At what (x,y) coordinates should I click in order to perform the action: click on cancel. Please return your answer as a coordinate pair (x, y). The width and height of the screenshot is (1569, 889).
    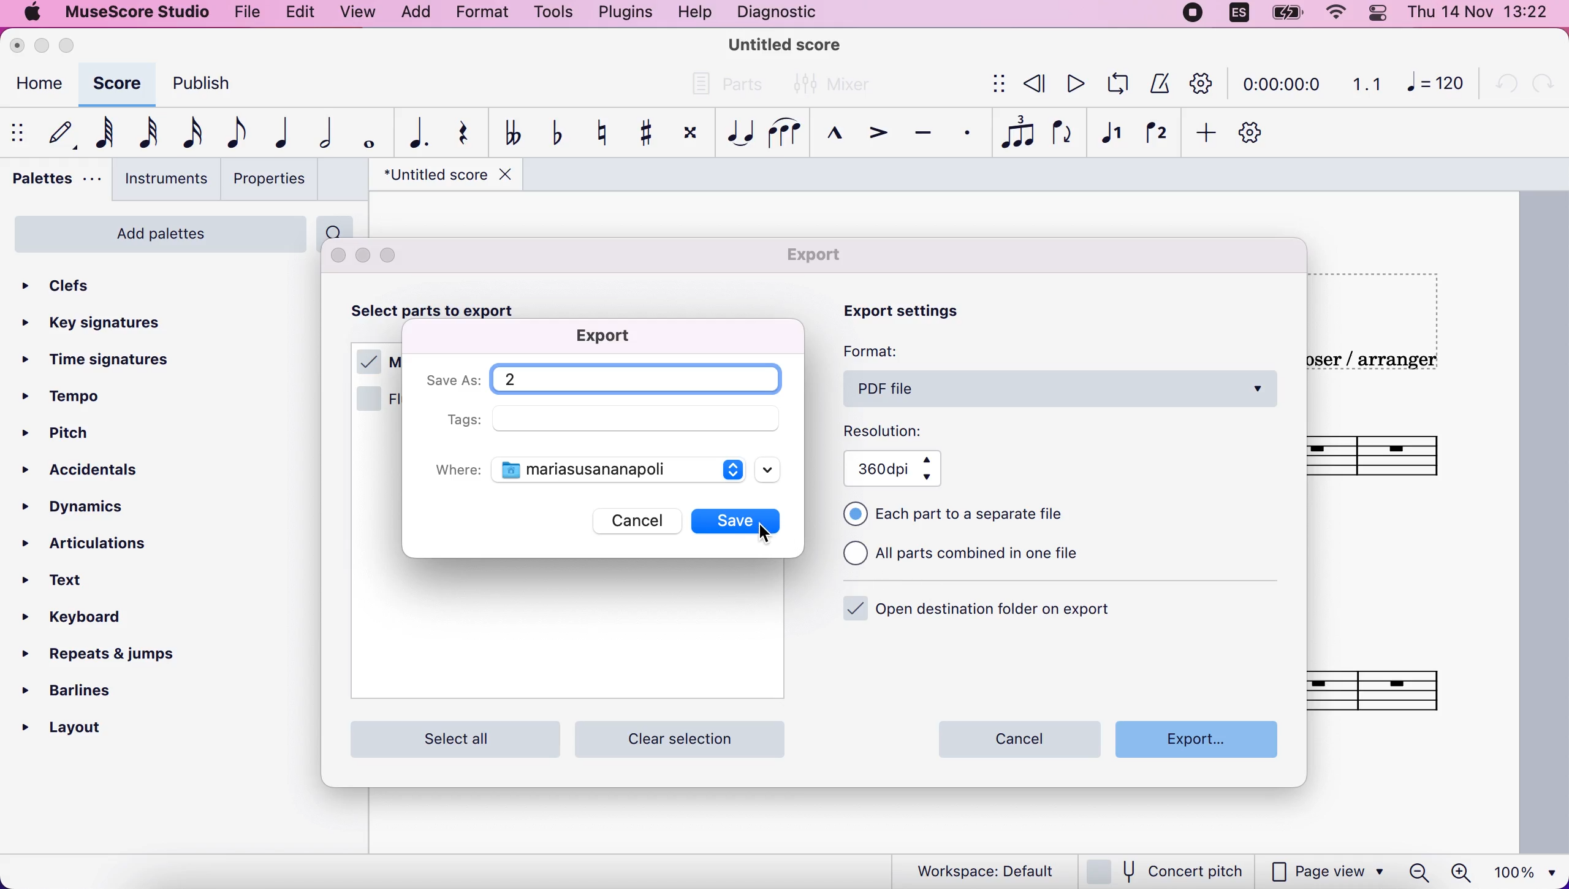
    Looking at the image, I should click on (636, 521).